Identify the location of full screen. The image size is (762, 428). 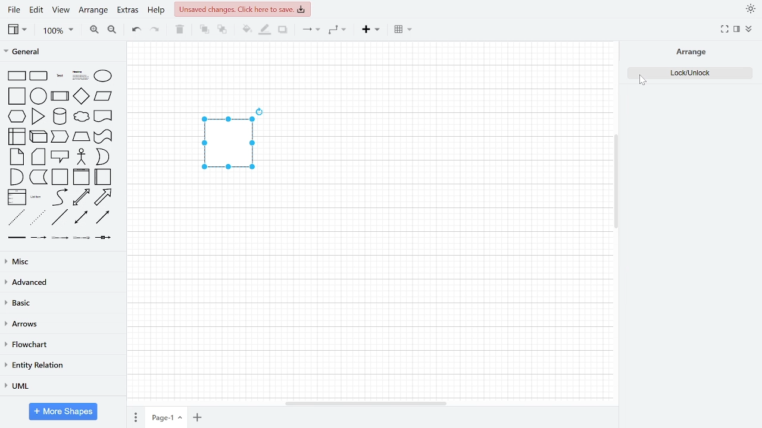
(725, 29).